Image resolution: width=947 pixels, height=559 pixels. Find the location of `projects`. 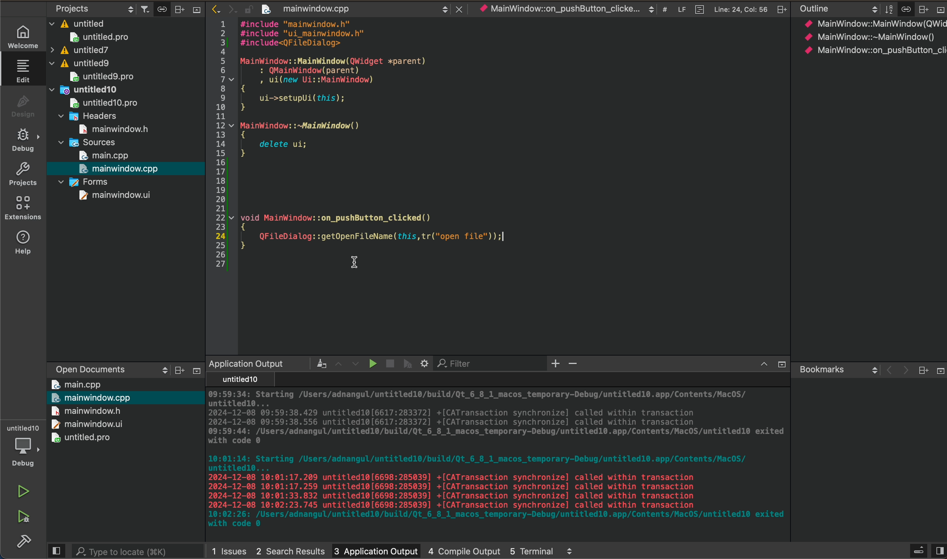

projects is located at coordinates (23, 174).